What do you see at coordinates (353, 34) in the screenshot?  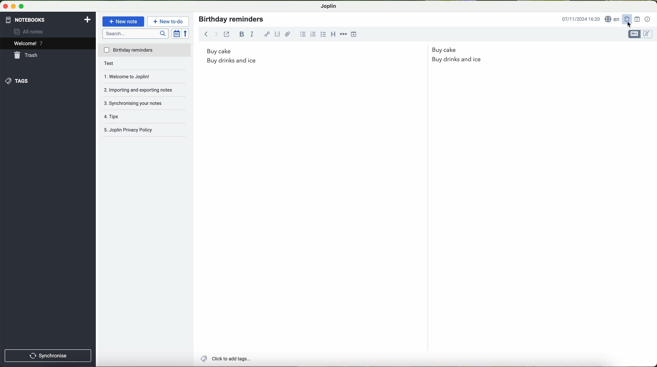 I see `insert time` at bounding box center [353, 34].